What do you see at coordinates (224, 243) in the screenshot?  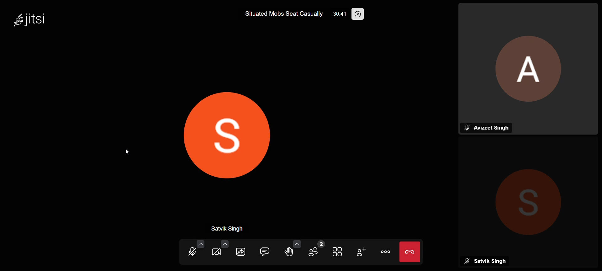 I see `video setting` at bounding box center [224, 243].